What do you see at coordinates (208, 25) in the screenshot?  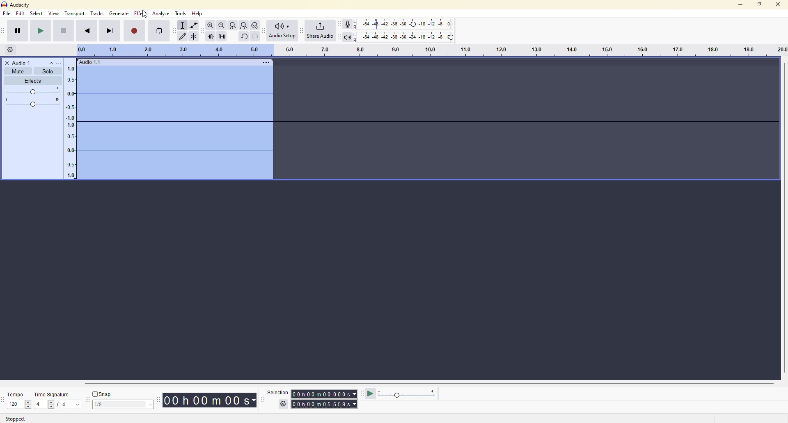 I see `zoom in` at bounding box center [208, 25].